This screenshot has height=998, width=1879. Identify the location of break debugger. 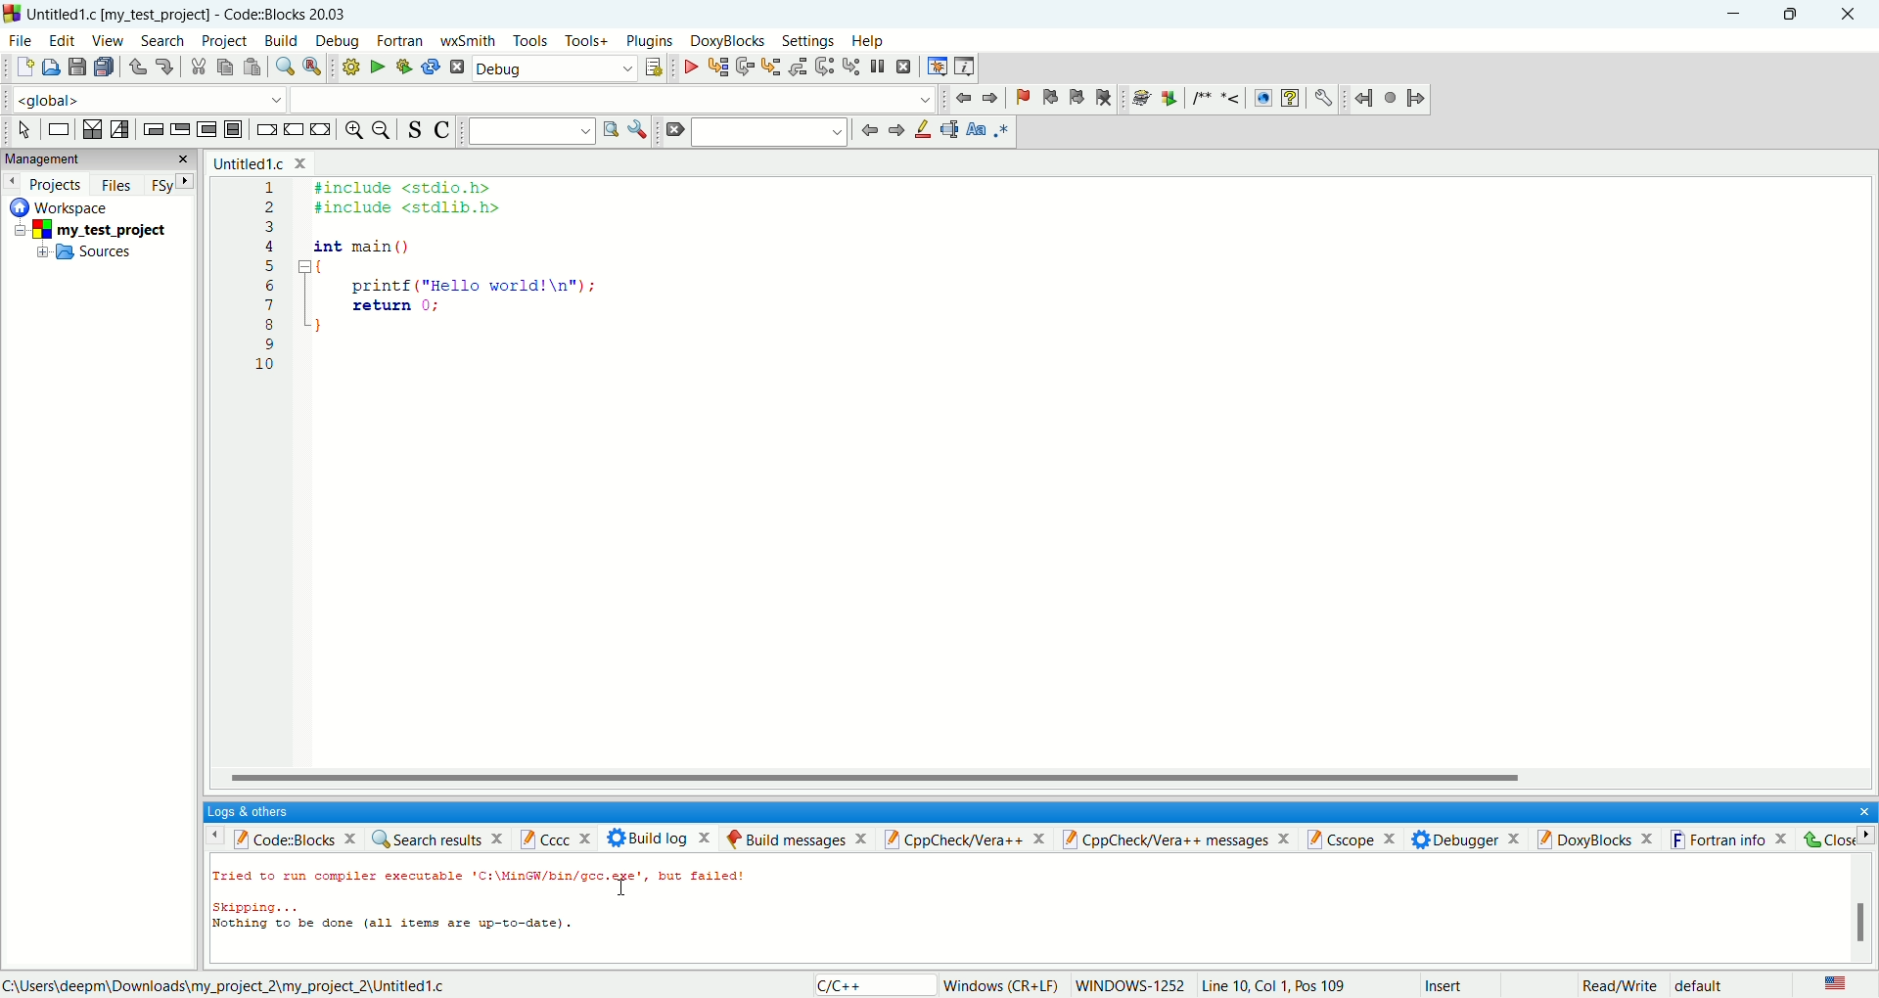
(882, 67).